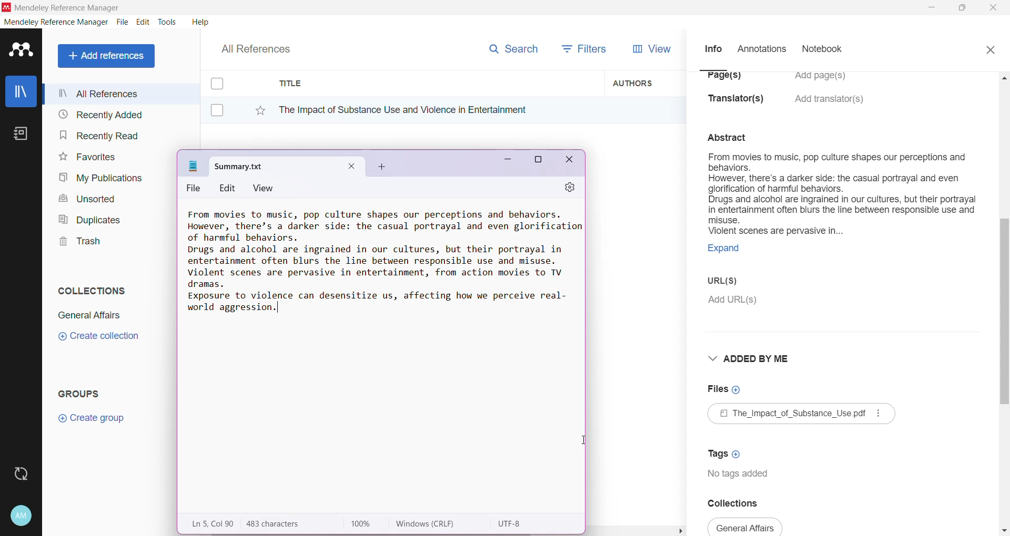  I want to click on Click to Add Files, so click(724, 390).